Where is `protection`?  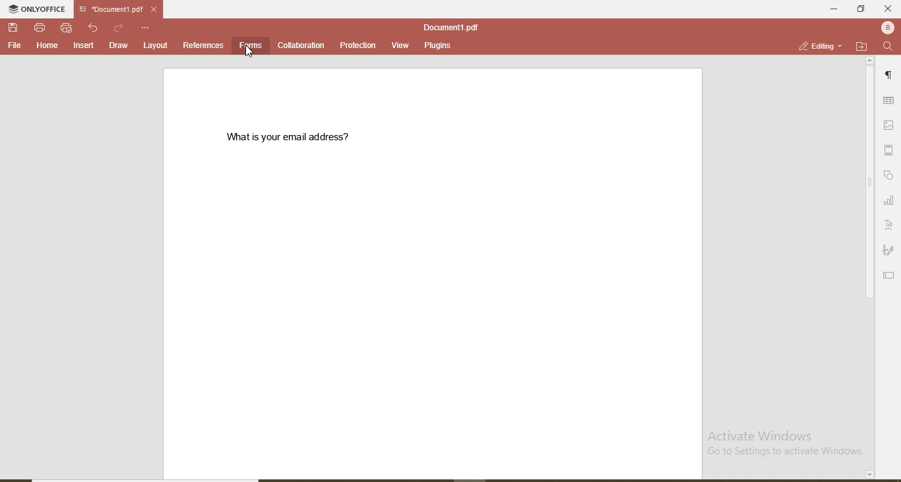
protection is located at coordinates (356, 45).